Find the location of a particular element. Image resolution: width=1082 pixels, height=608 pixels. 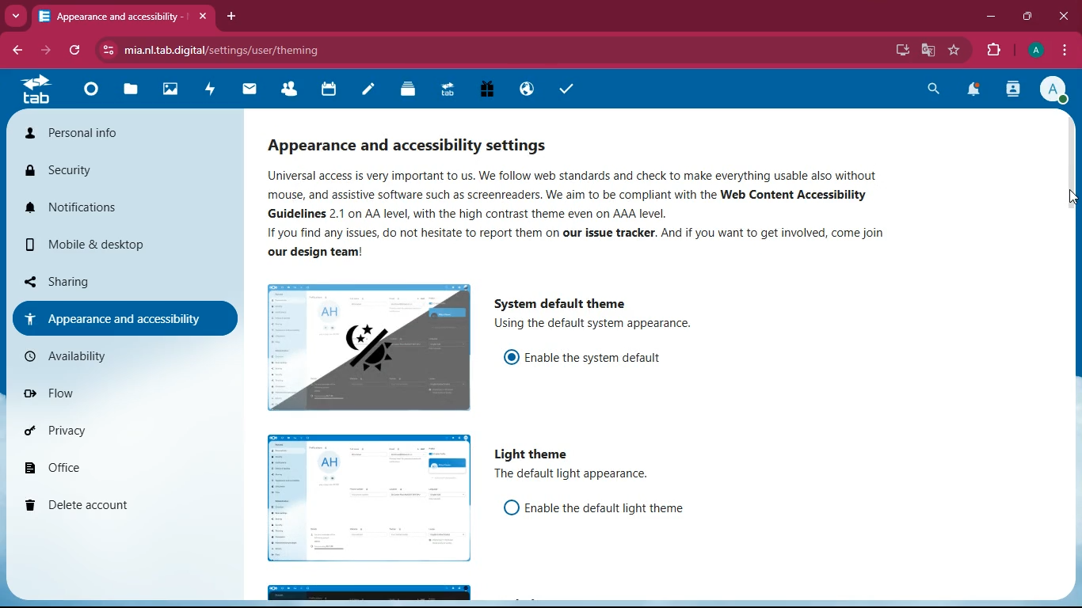

description is located at coordinates (599, 325).